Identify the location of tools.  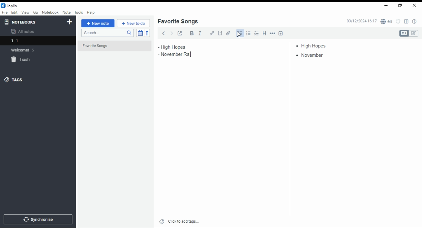
(79, 13).